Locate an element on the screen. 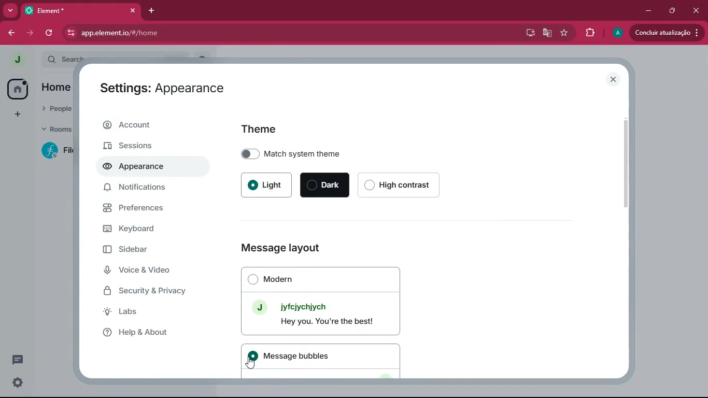 The width and height of the screenshot is (708, 398). quick settings is located at coordinates (17, 382).